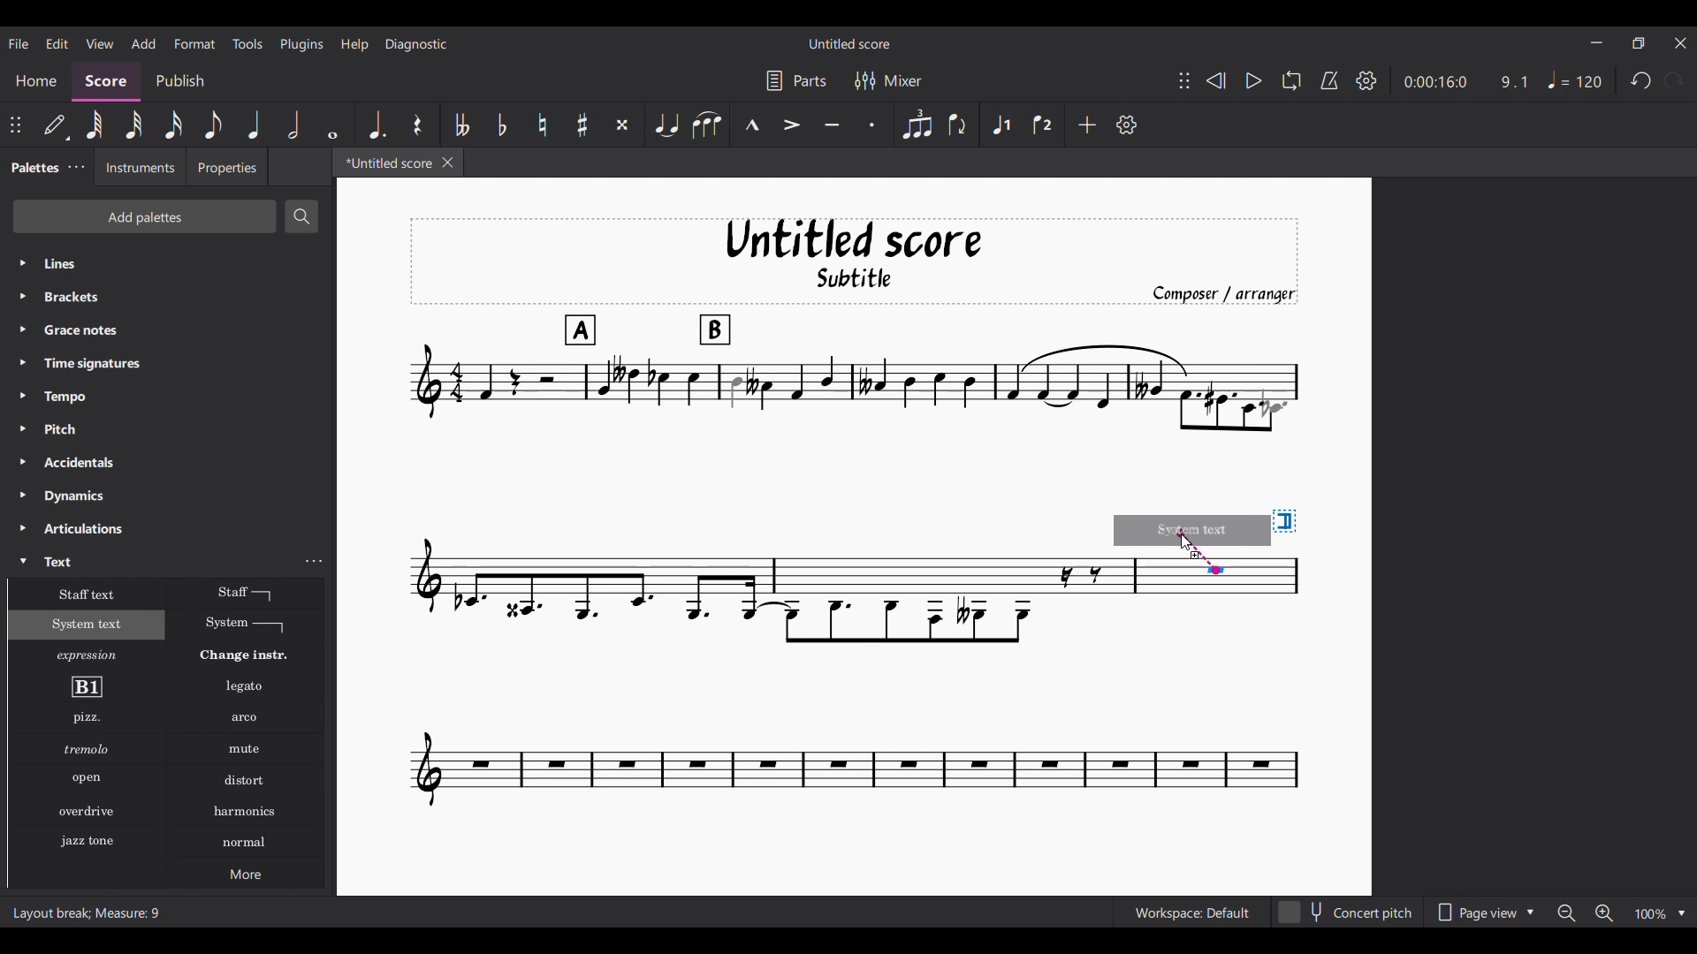 This screenshot has width=1697, height=954. What do you see at coordinates (31, 169) in the screenshot?
I see `Palettes` at bounding box center [31, 169].